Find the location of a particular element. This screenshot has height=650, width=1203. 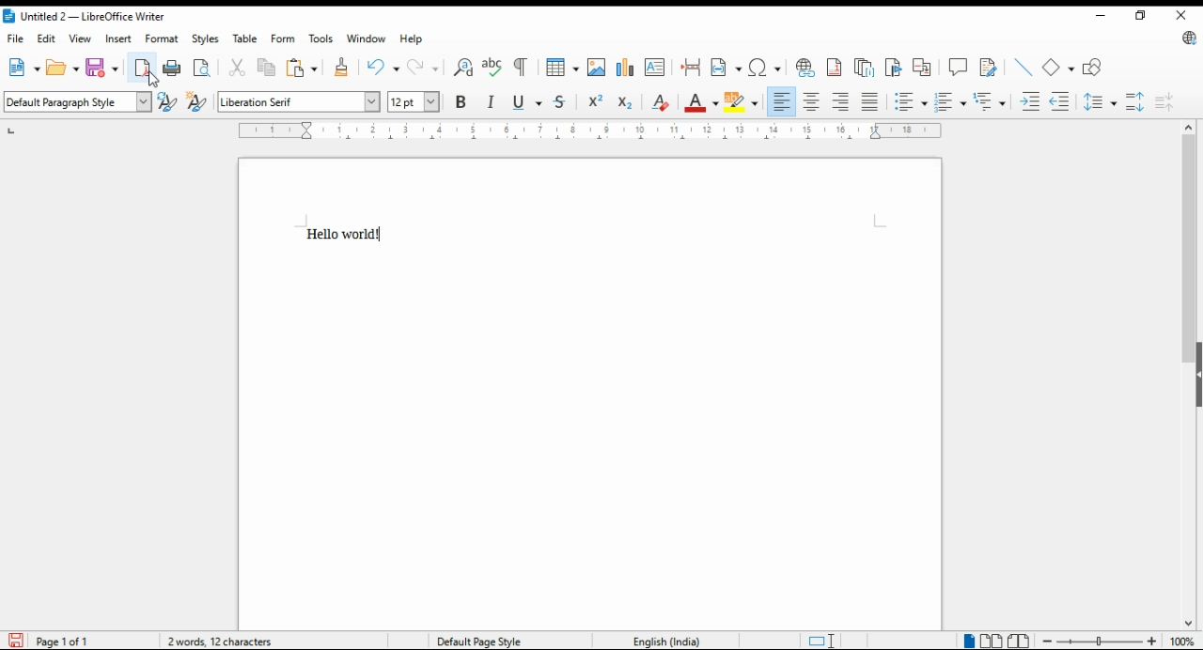

cut is located at coordinates (242, 72).